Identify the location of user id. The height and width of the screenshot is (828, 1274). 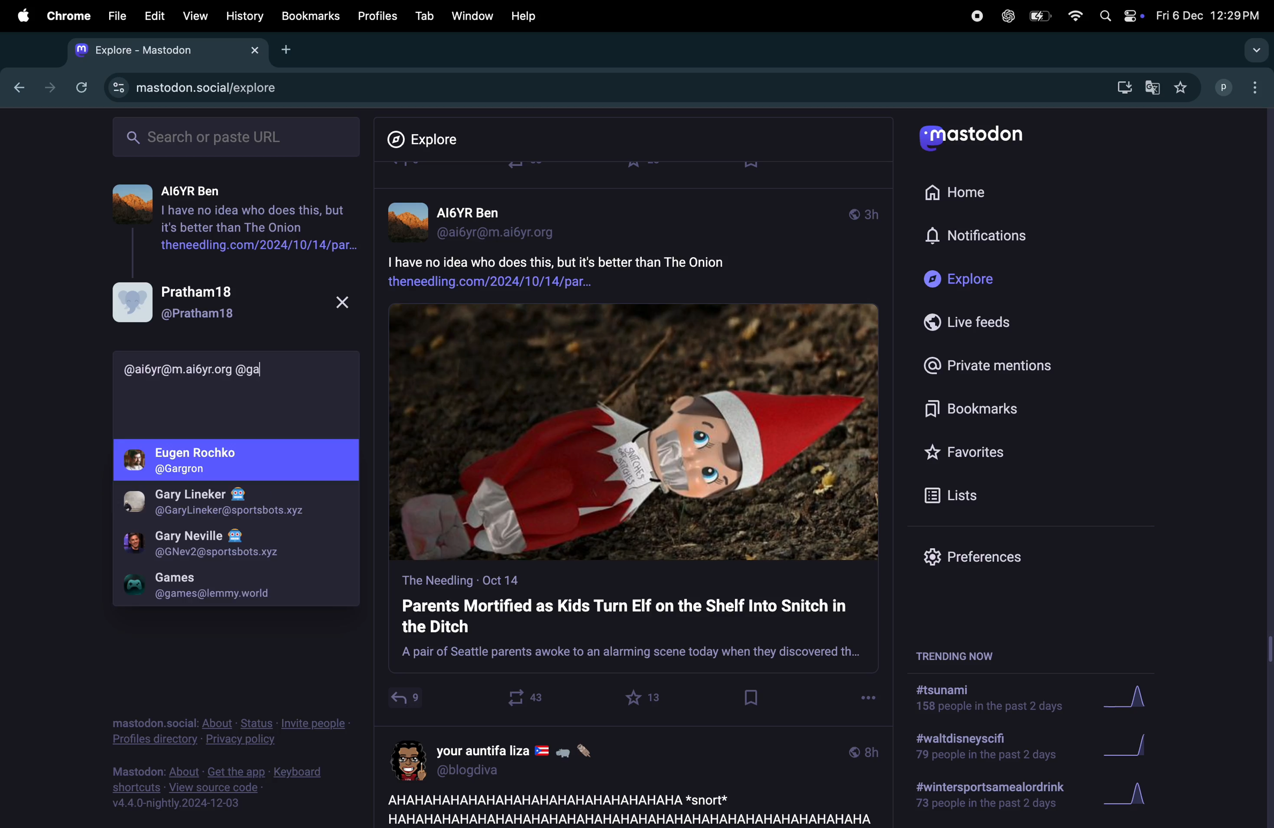
(206, 369).